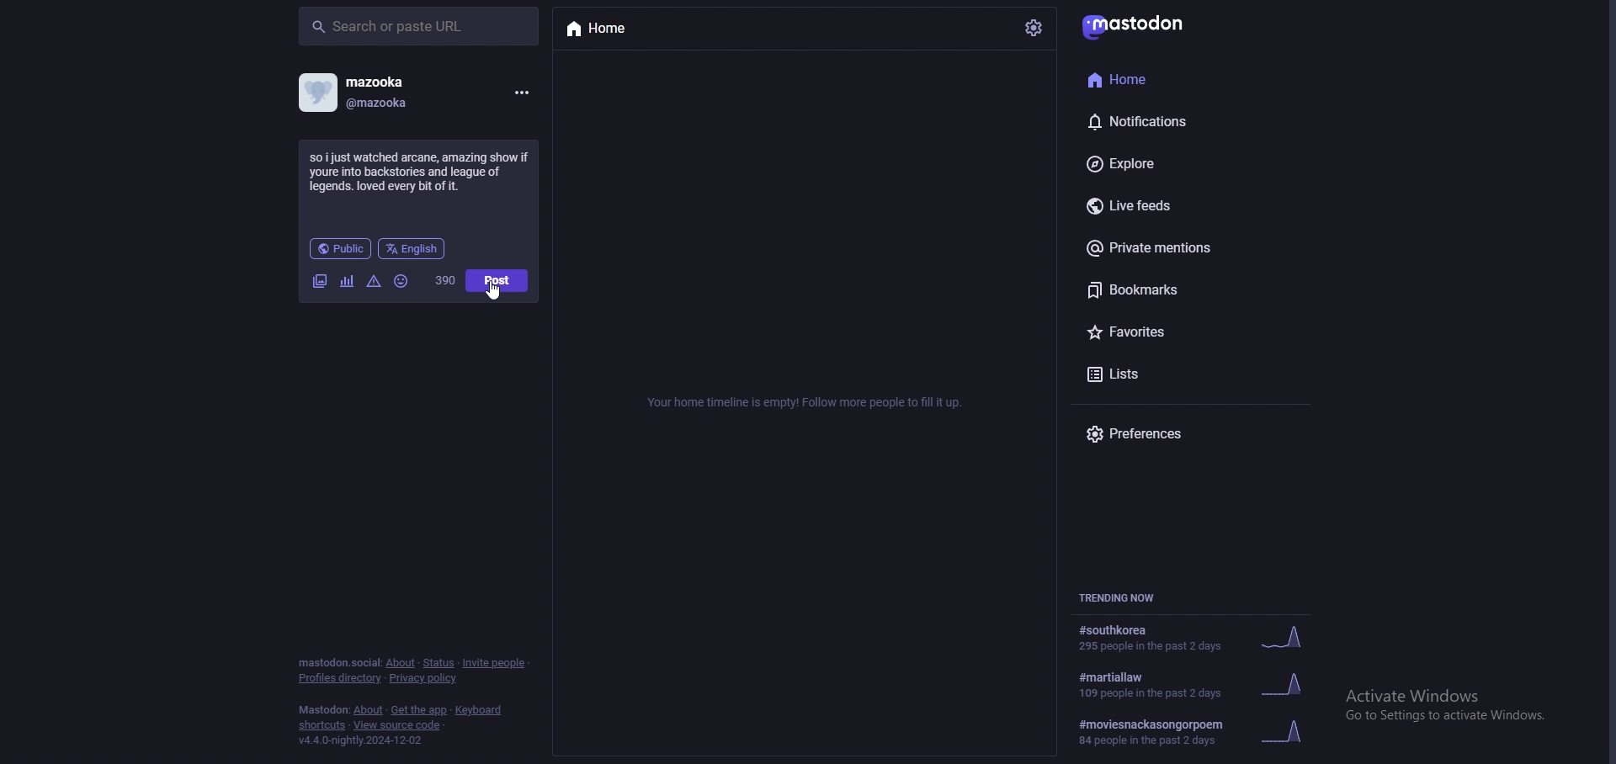 Image resolution: width=1616 pixels, height=764 pixels. Describe the element at coordinates (1159, 164) in the screenshot. I see `explore` at that location.